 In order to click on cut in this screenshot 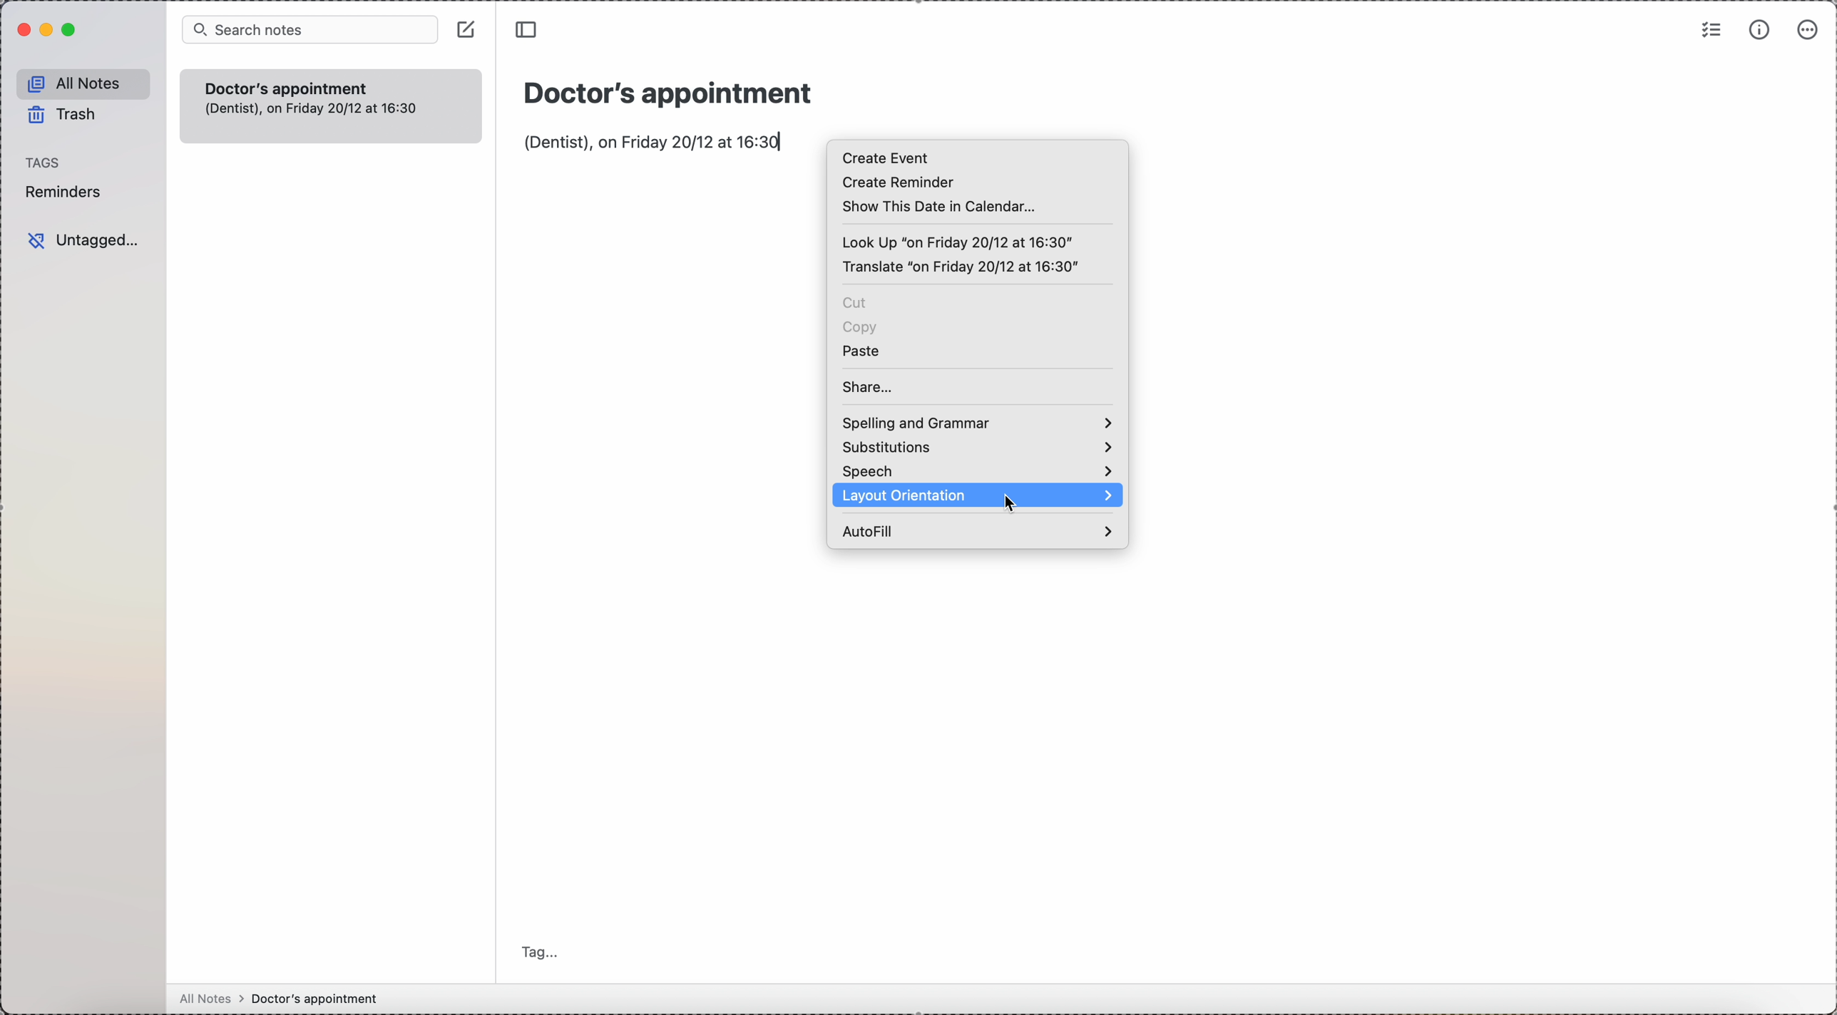, I will do `click(856, 303)`.